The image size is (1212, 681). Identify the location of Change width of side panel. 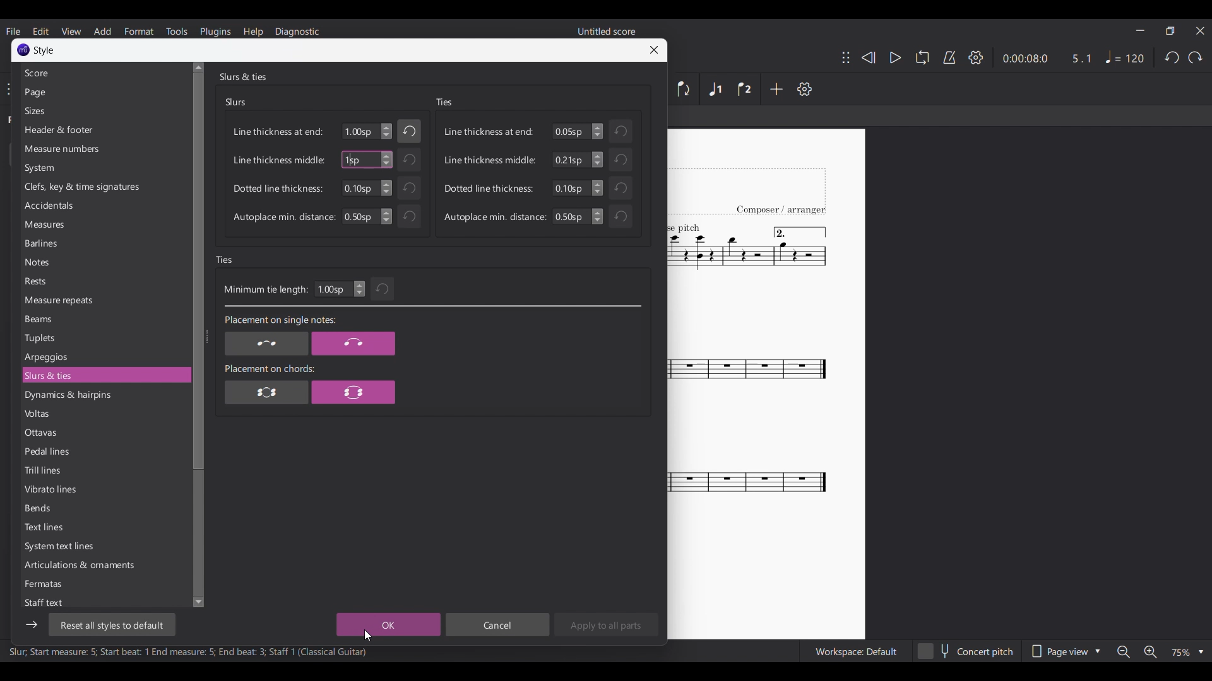
(206, 336).